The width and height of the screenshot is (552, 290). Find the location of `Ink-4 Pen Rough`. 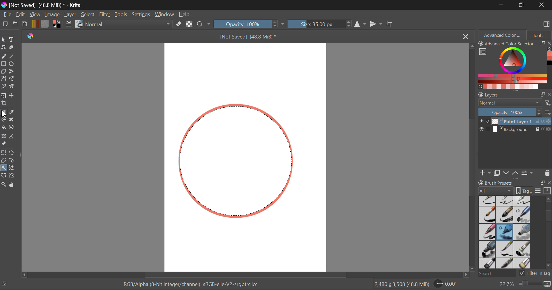

Ink-4 Pen Rough is located at coordinates (522, 200).